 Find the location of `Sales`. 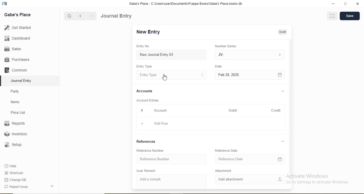

Sales is located at coordinates (12, 49).